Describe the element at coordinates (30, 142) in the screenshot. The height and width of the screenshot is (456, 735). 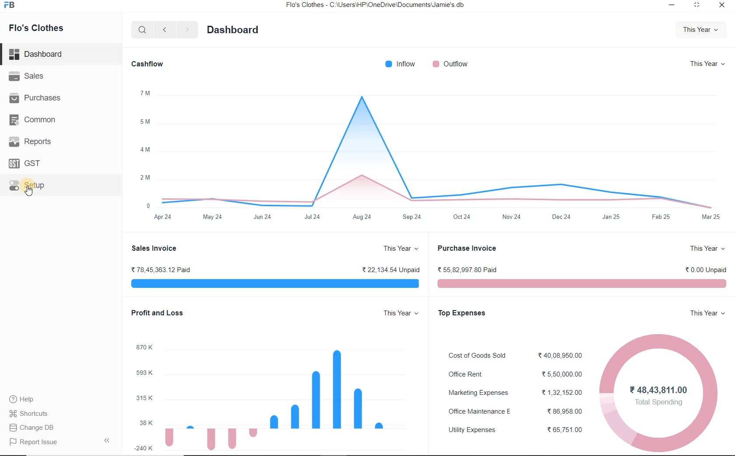
I see `Reports` at that location.